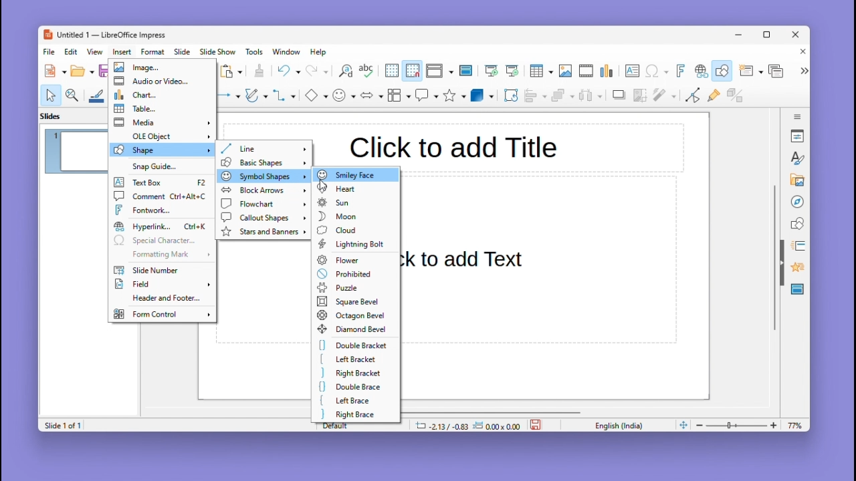 Image resolution: width=856 pixels, height=481 pixels. What do you see at coordinates (263, 148) in the screenshot?
I see `Line` at bounding box center [263, 148].